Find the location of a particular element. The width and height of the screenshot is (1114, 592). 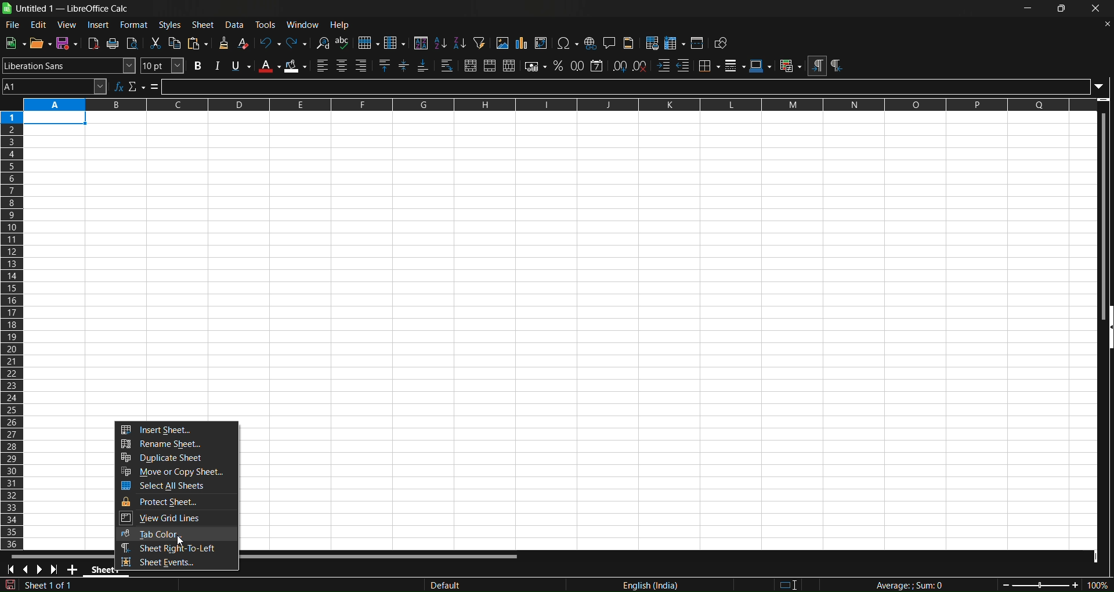

insert image is located at coordinates (501, 43).